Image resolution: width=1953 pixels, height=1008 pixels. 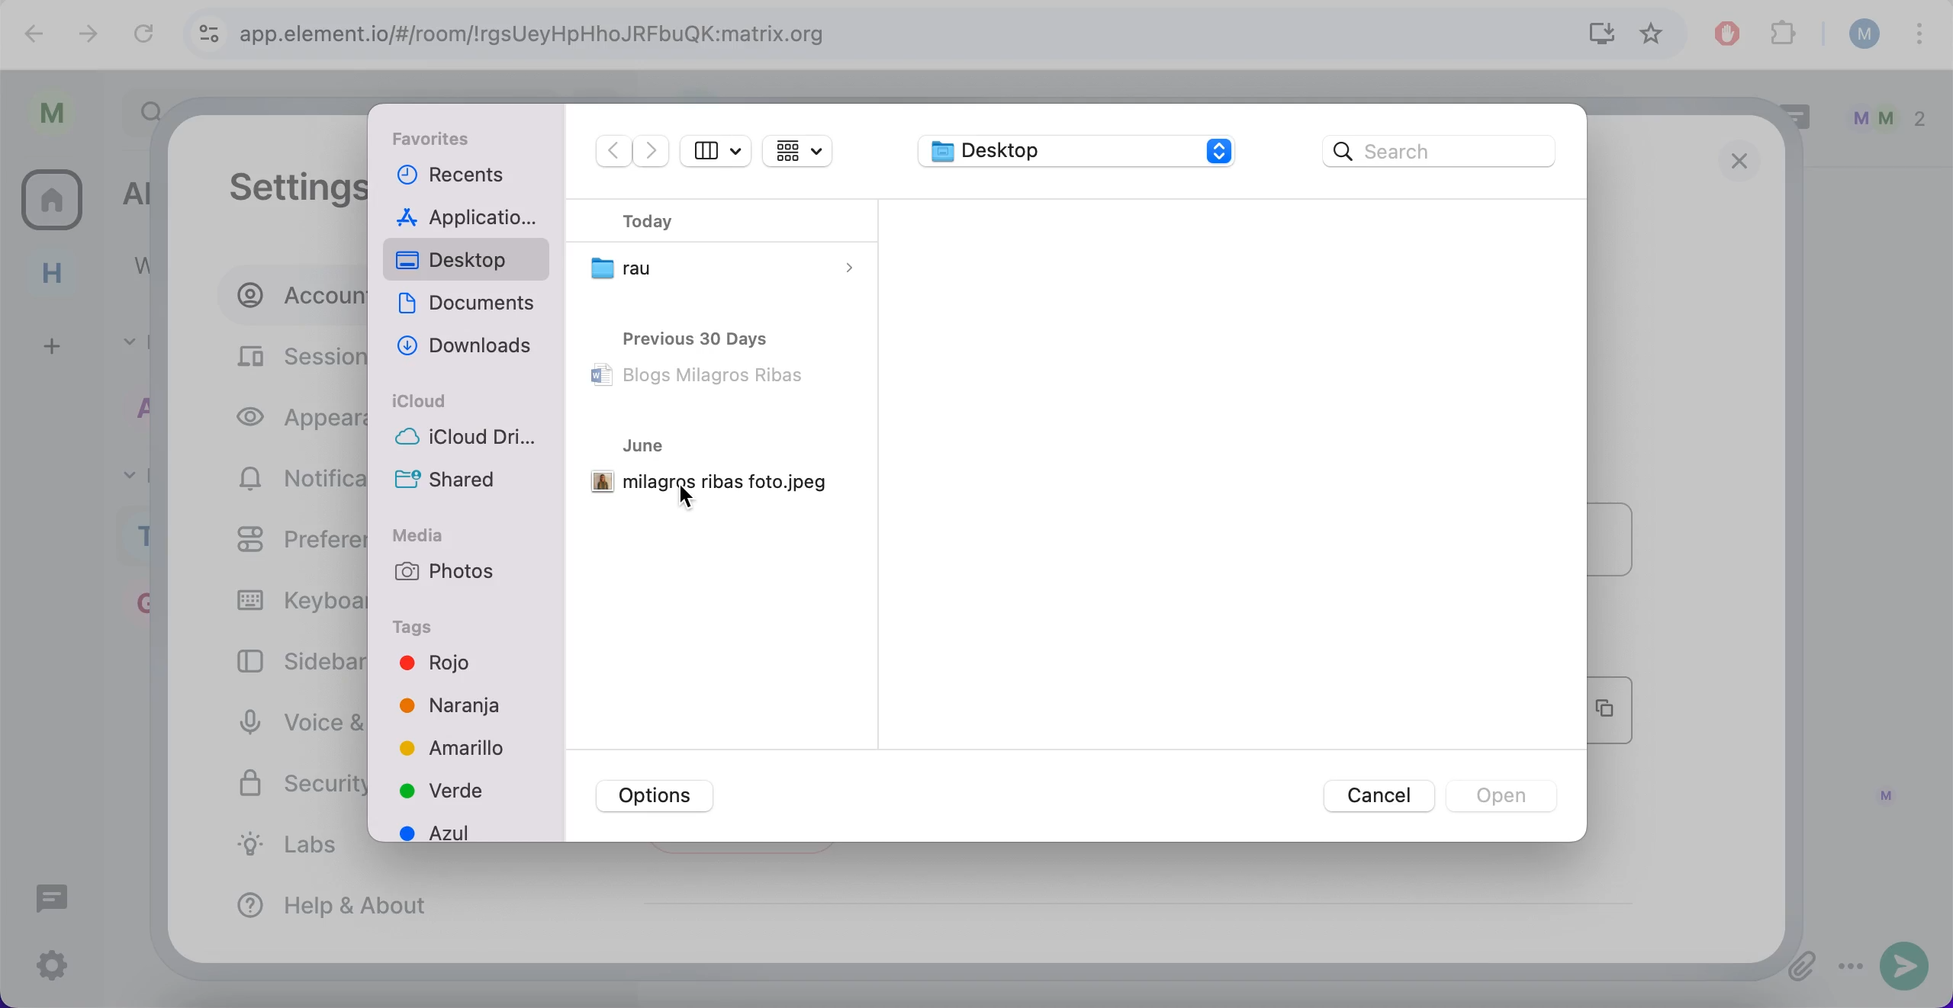 What do you see at coordinates (1892, 119) in the screenshot?
I see `` at bounding box center [1892, 119].